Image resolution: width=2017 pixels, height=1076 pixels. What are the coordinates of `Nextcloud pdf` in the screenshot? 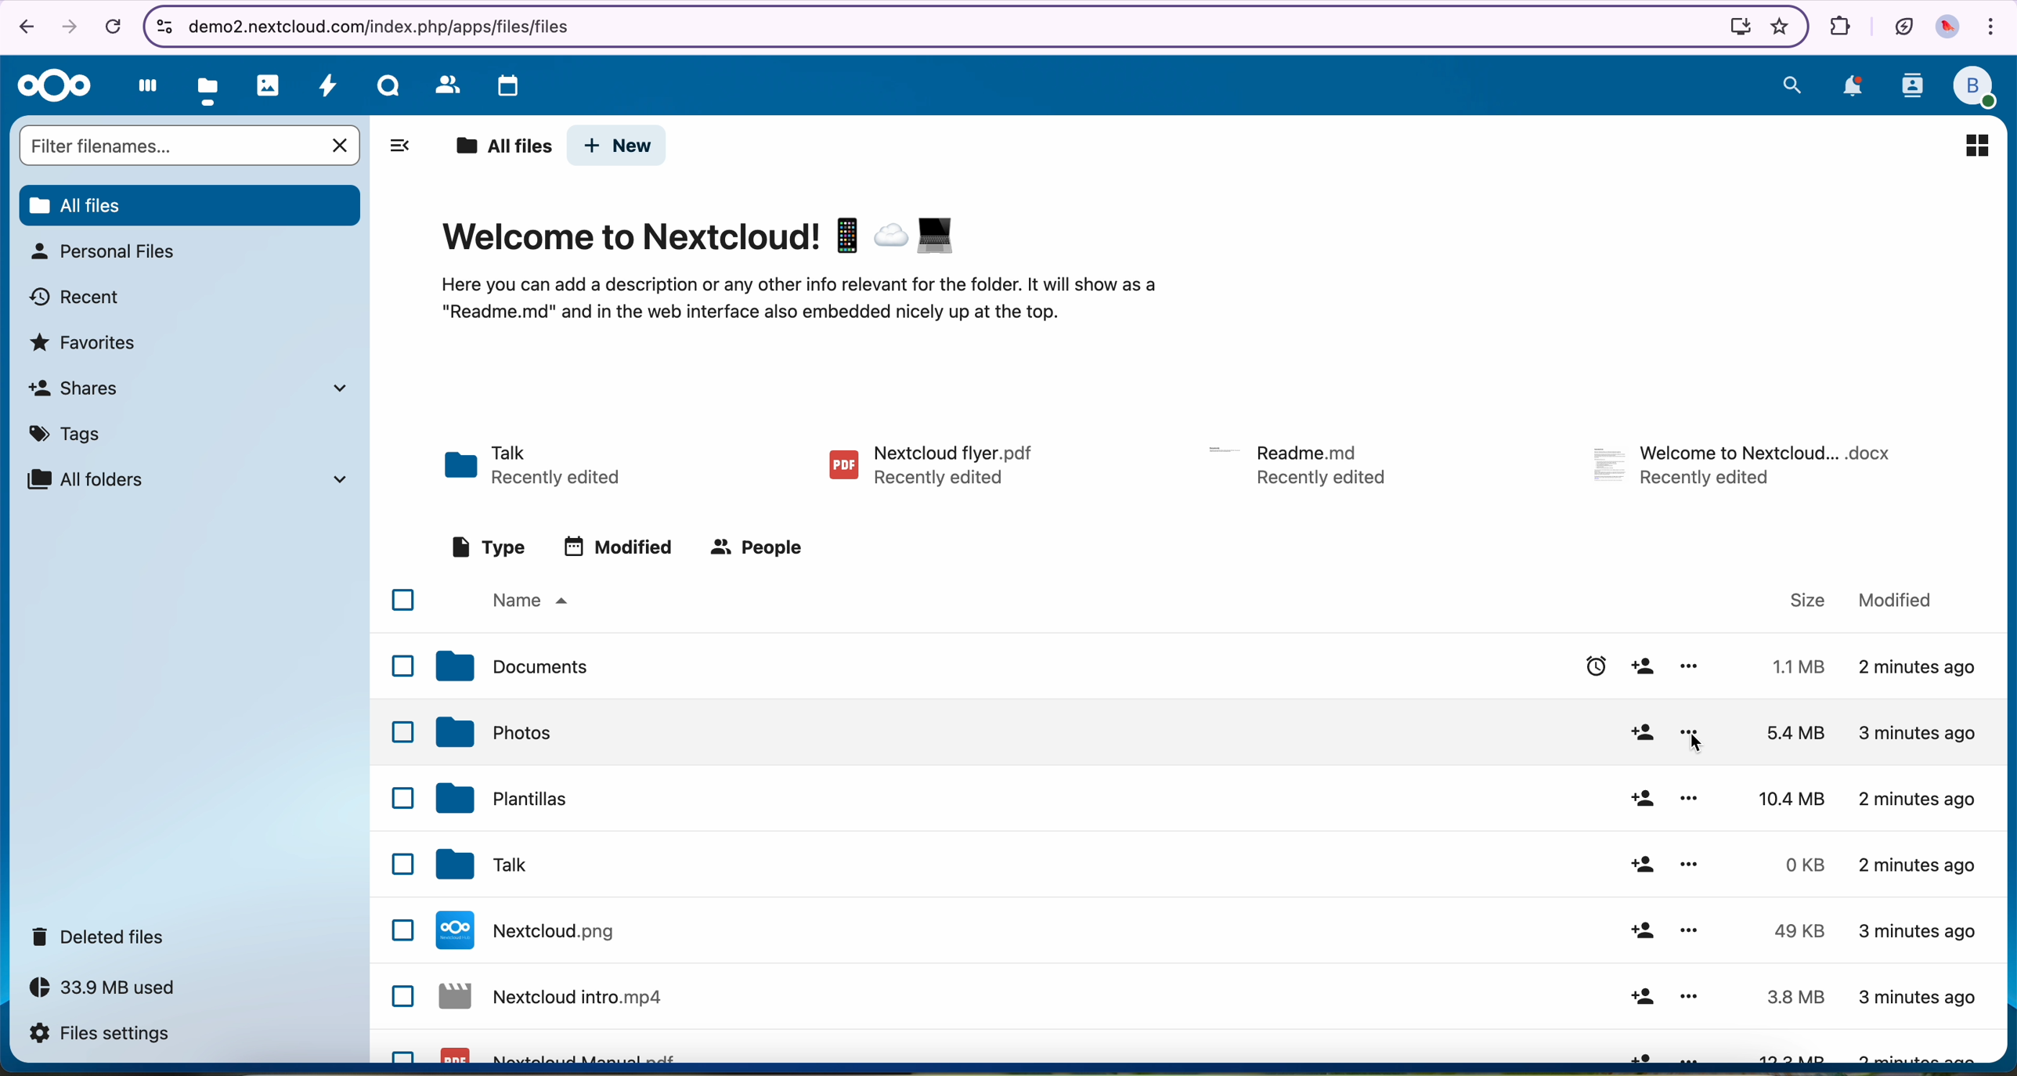 It's located at (565, 1053).